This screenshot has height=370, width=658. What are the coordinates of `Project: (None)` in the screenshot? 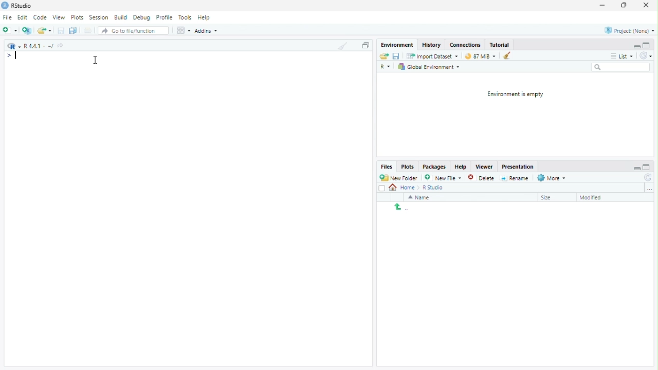 It's located at (630, 30).